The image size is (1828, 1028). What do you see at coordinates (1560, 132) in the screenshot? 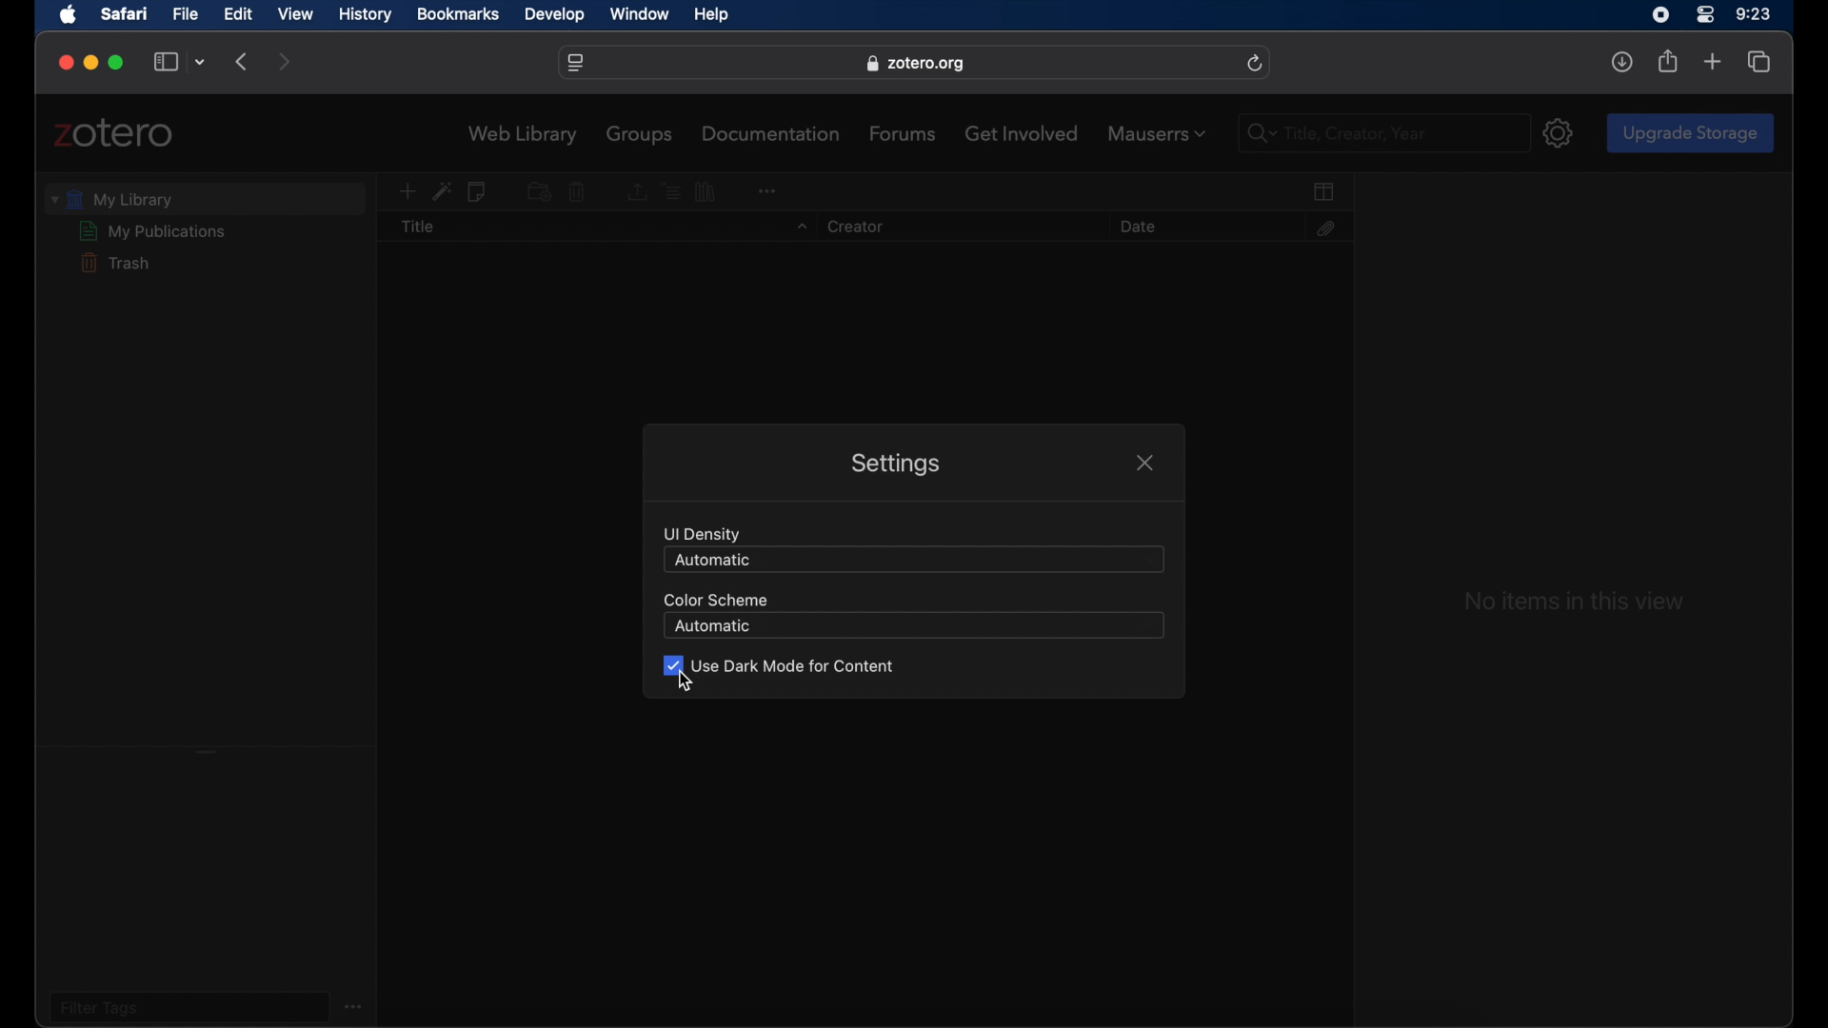
I see `settings` at bounding box center [1560, 132].